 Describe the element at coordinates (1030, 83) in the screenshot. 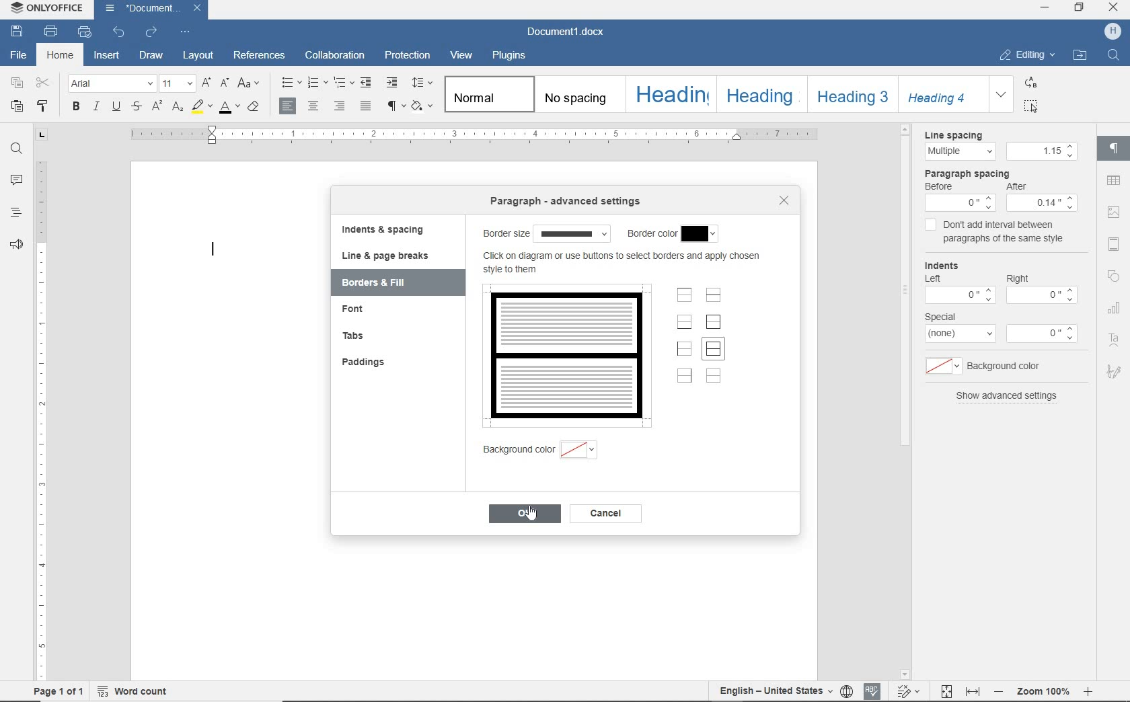

I see `REPLACE` at that location.